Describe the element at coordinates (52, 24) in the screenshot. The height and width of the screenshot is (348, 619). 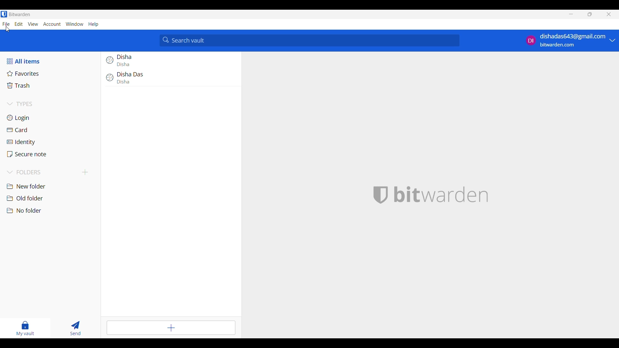
I see `Account menu` at that location.